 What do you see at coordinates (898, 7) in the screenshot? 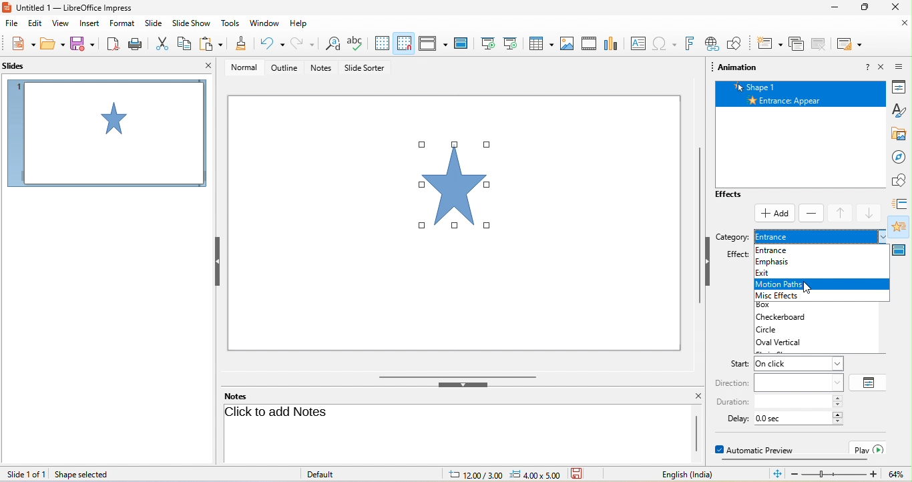
I see `close` at bounding box center [898, 7].